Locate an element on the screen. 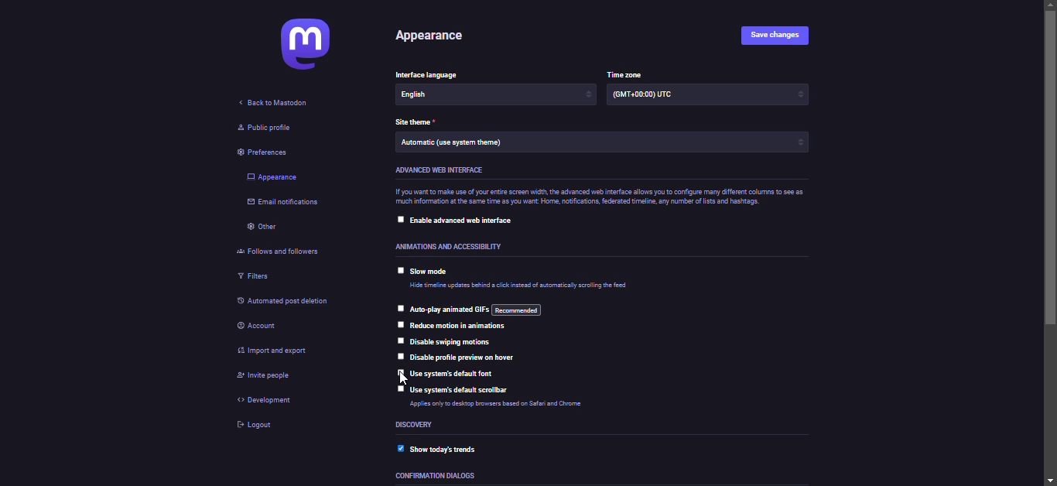 This screenshot has height=486, width=1057. language is located at coordinates (439, 96).